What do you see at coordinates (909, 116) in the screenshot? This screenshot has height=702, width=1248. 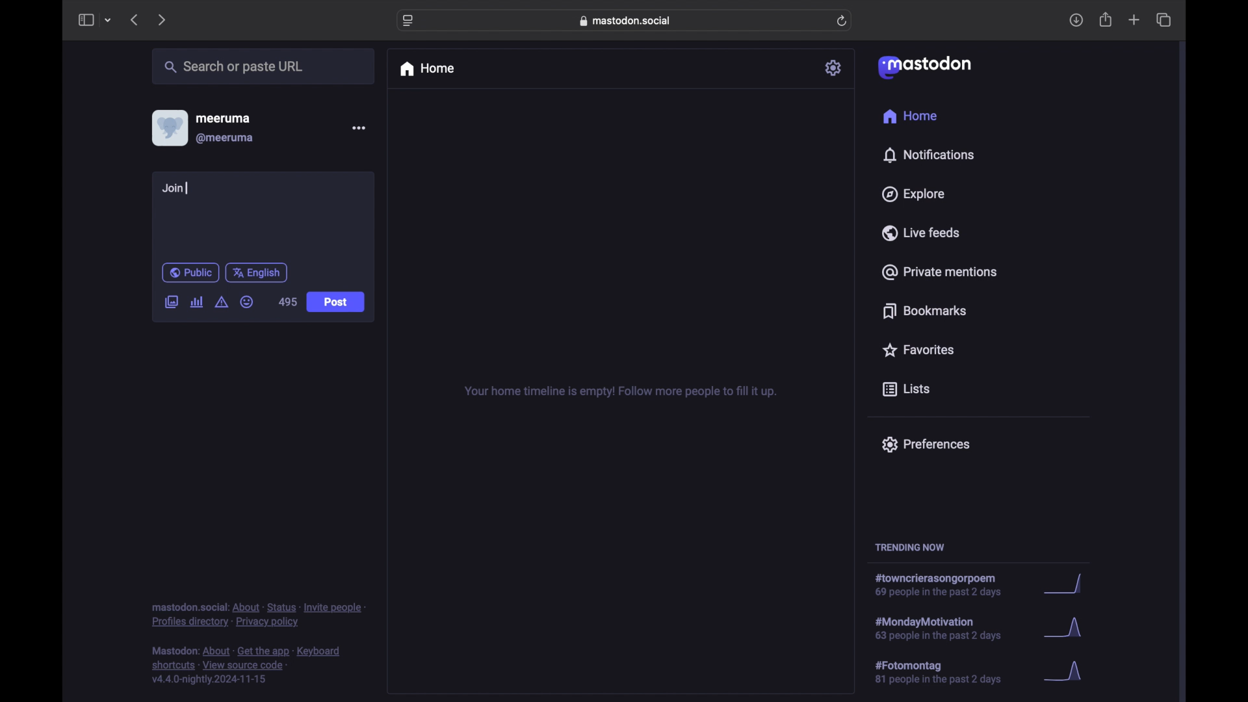 I see `home` at bounding box center [909, 116].